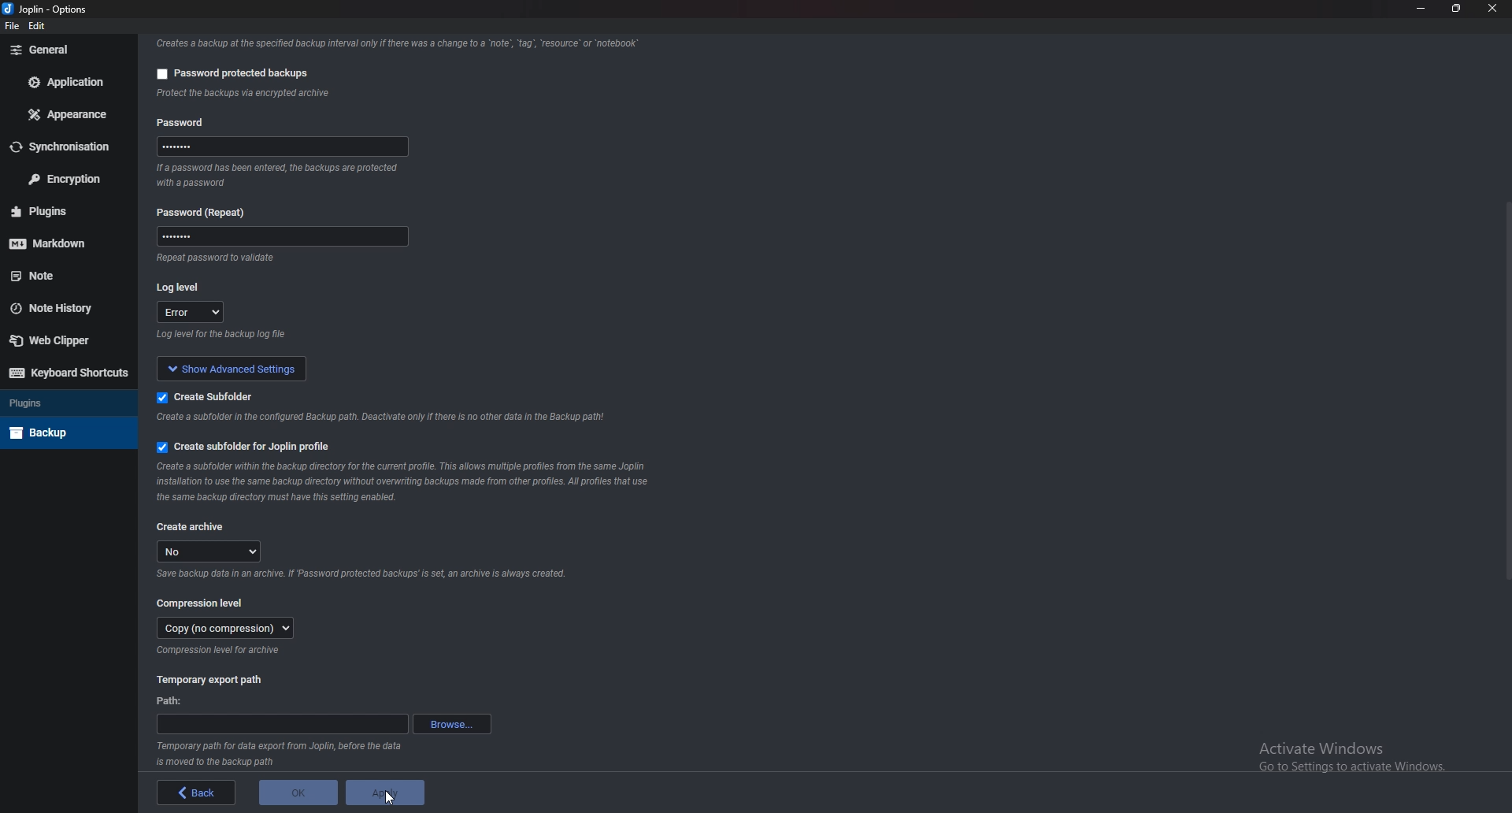 This screenshot has width=1512, height=813. I want to click on Keyboard shortcuts, so click(65, 373).